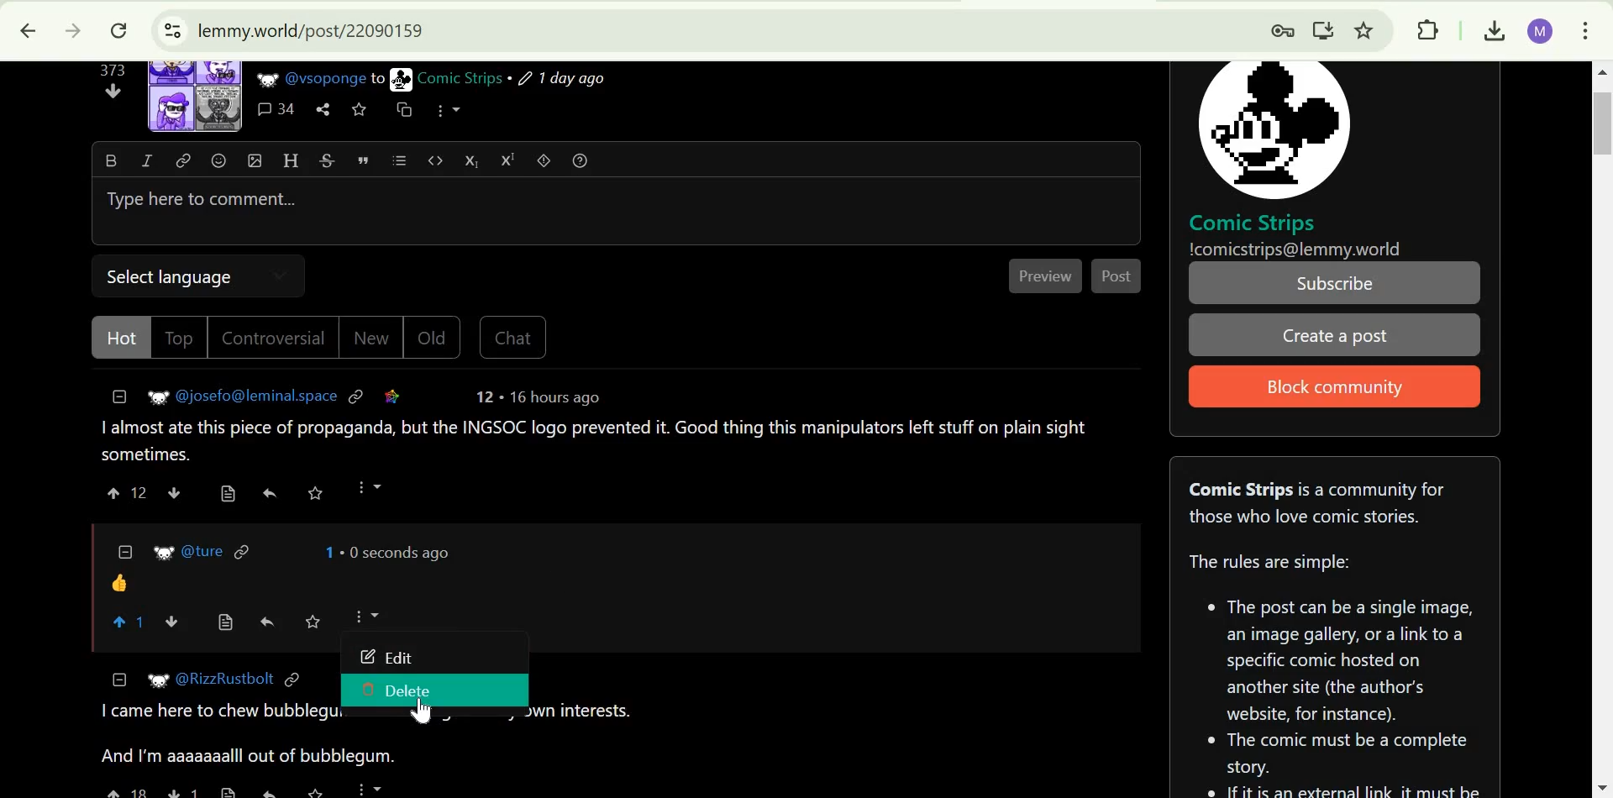 The height and width of the screenshot is (798, 1613). I want to click on customize and control google chrome, so click(1586, 28).